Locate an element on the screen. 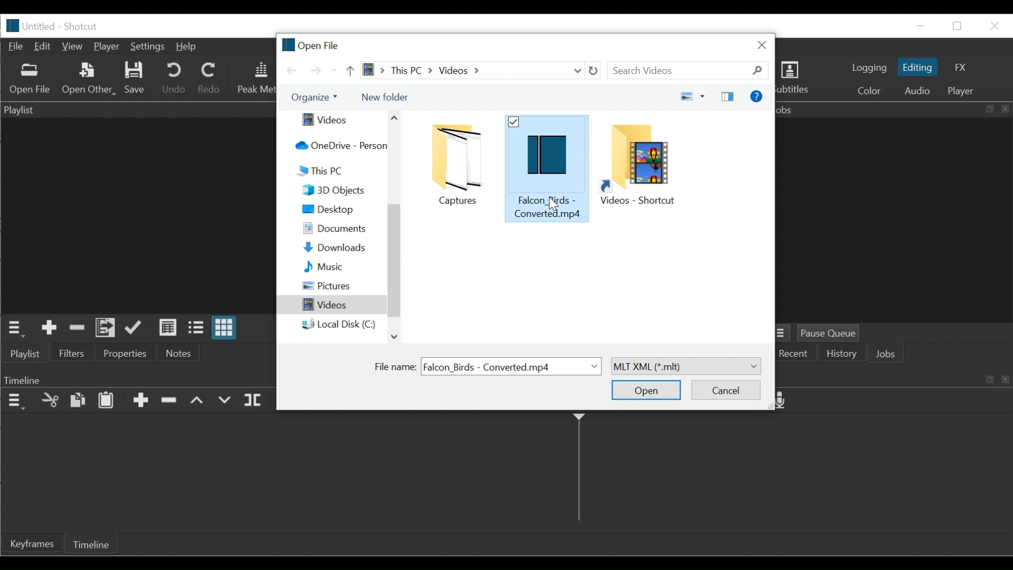 This screenshot has height=570, width=1013. Remove cut is located at coordinates (75, 328).